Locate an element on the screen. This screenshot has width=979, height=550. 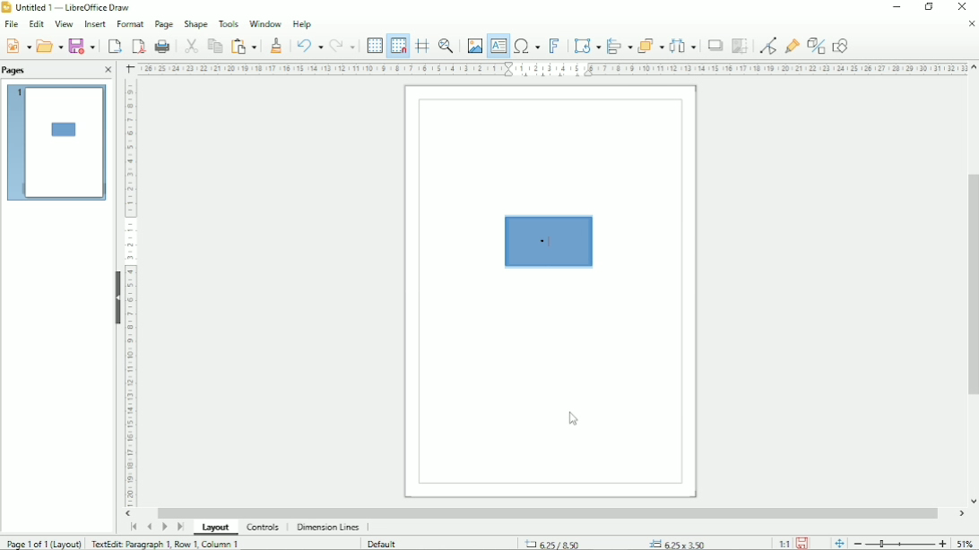
Scroll to next page is located at coordinates (164, 527).